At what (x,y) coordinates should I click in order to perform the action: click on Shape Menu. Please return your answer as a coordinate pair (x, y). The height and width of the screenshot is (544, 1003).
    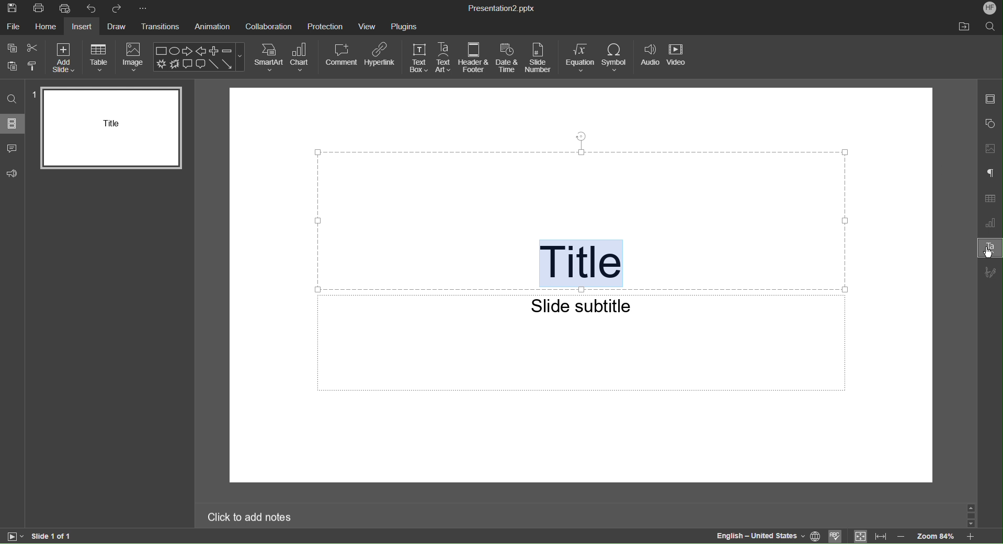
    Looking at the image, I should click on (199, 57).